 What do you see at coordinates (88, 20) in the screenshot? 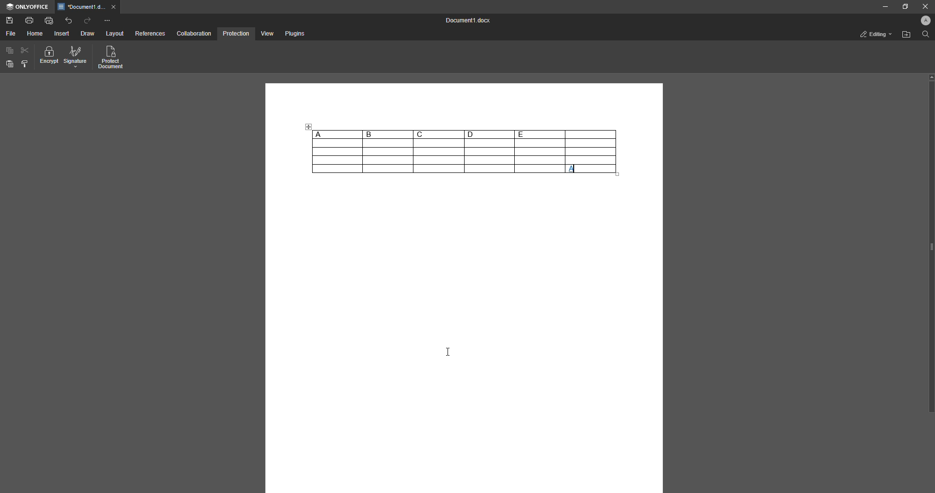
I see `Redo` at bounding box center [88, 20].